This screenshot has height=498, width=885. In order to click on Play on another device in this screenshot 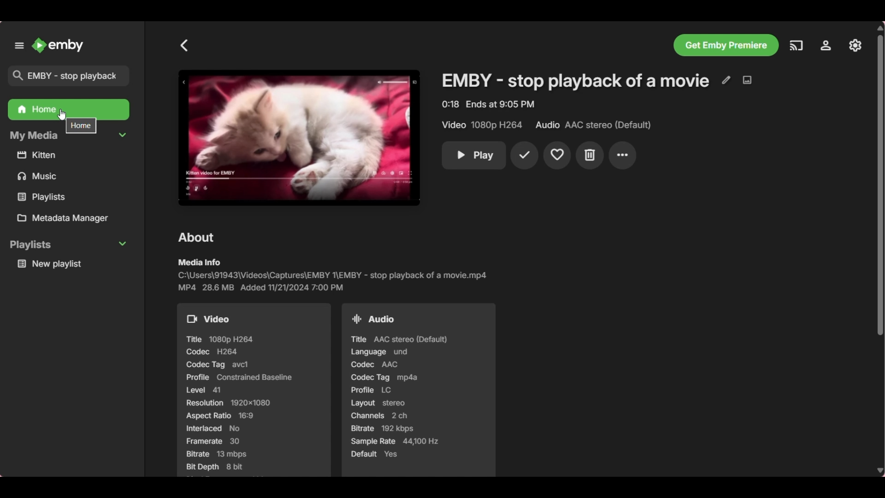, I will do `click(796, 46)`.